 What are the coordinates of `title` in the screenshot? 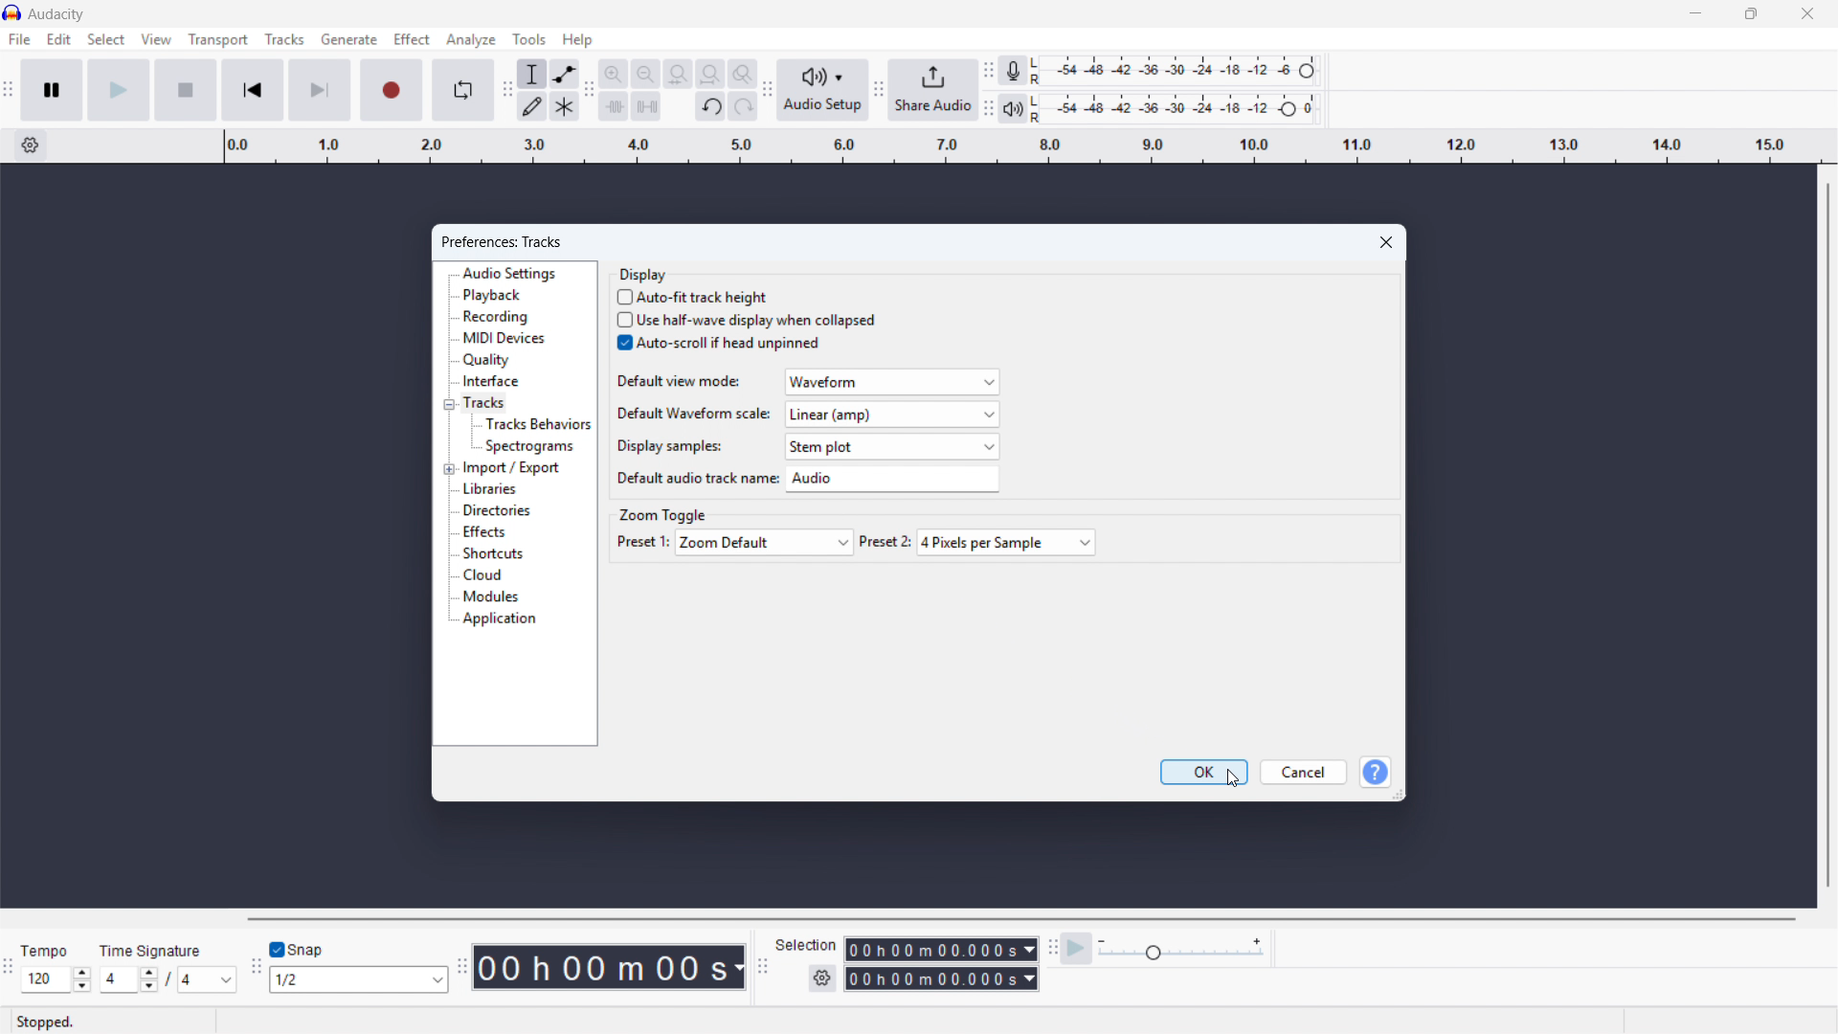 It's located at (56, 14).